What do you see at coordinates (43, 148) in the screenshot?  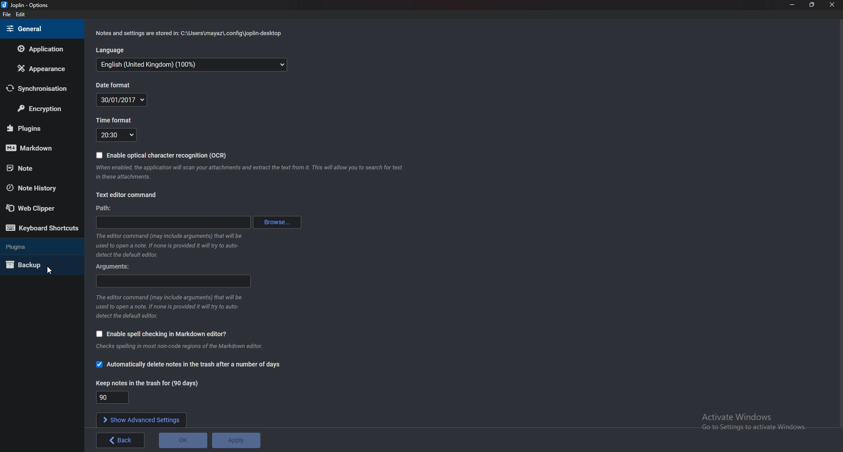 I see `Mark down` at bounding box center [43, 148].